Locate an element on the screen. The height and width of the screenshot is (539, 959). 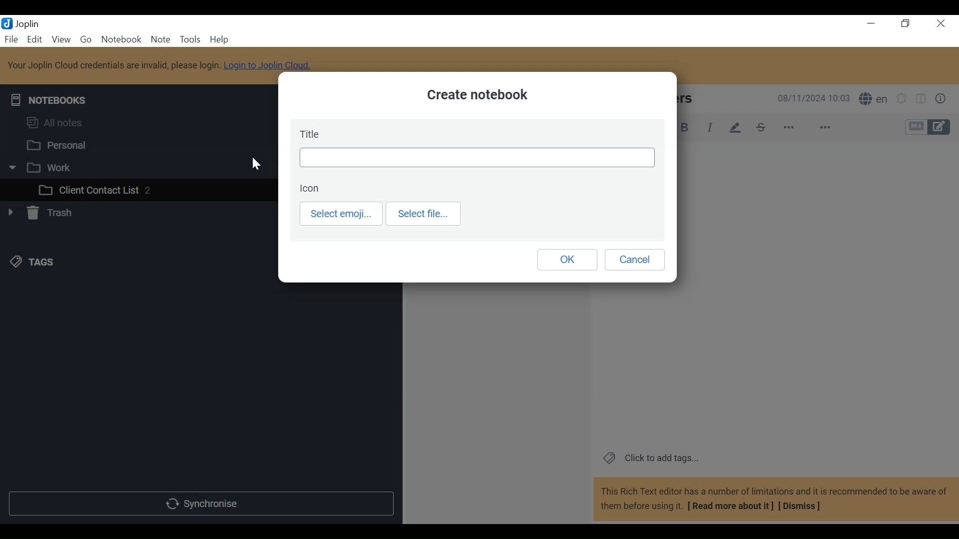
View is located at coordinates (61, 40).